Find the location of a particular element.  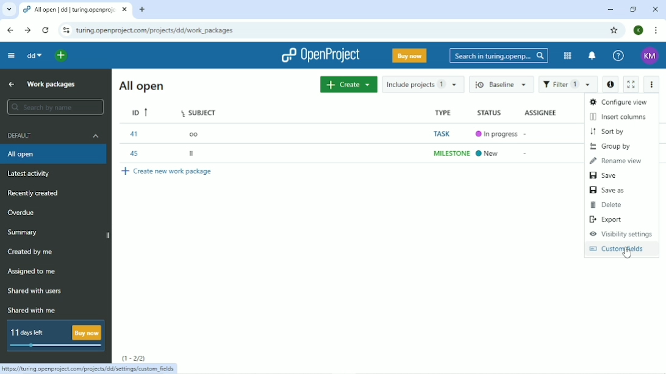

(1-2/2) is located at coordinates (134, 358).